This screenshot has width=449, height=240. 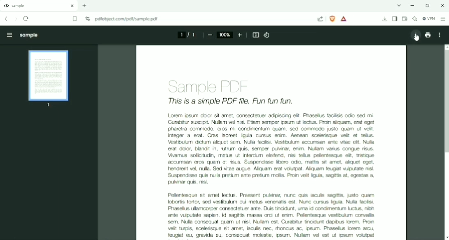 I want to click on More actions, so click(x=439, y=35).